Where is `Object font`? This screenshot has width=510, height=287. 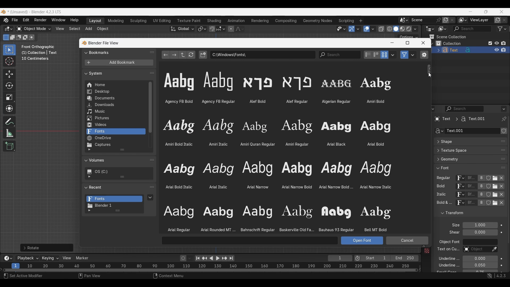 Object font is located at coordinates (480, 242).